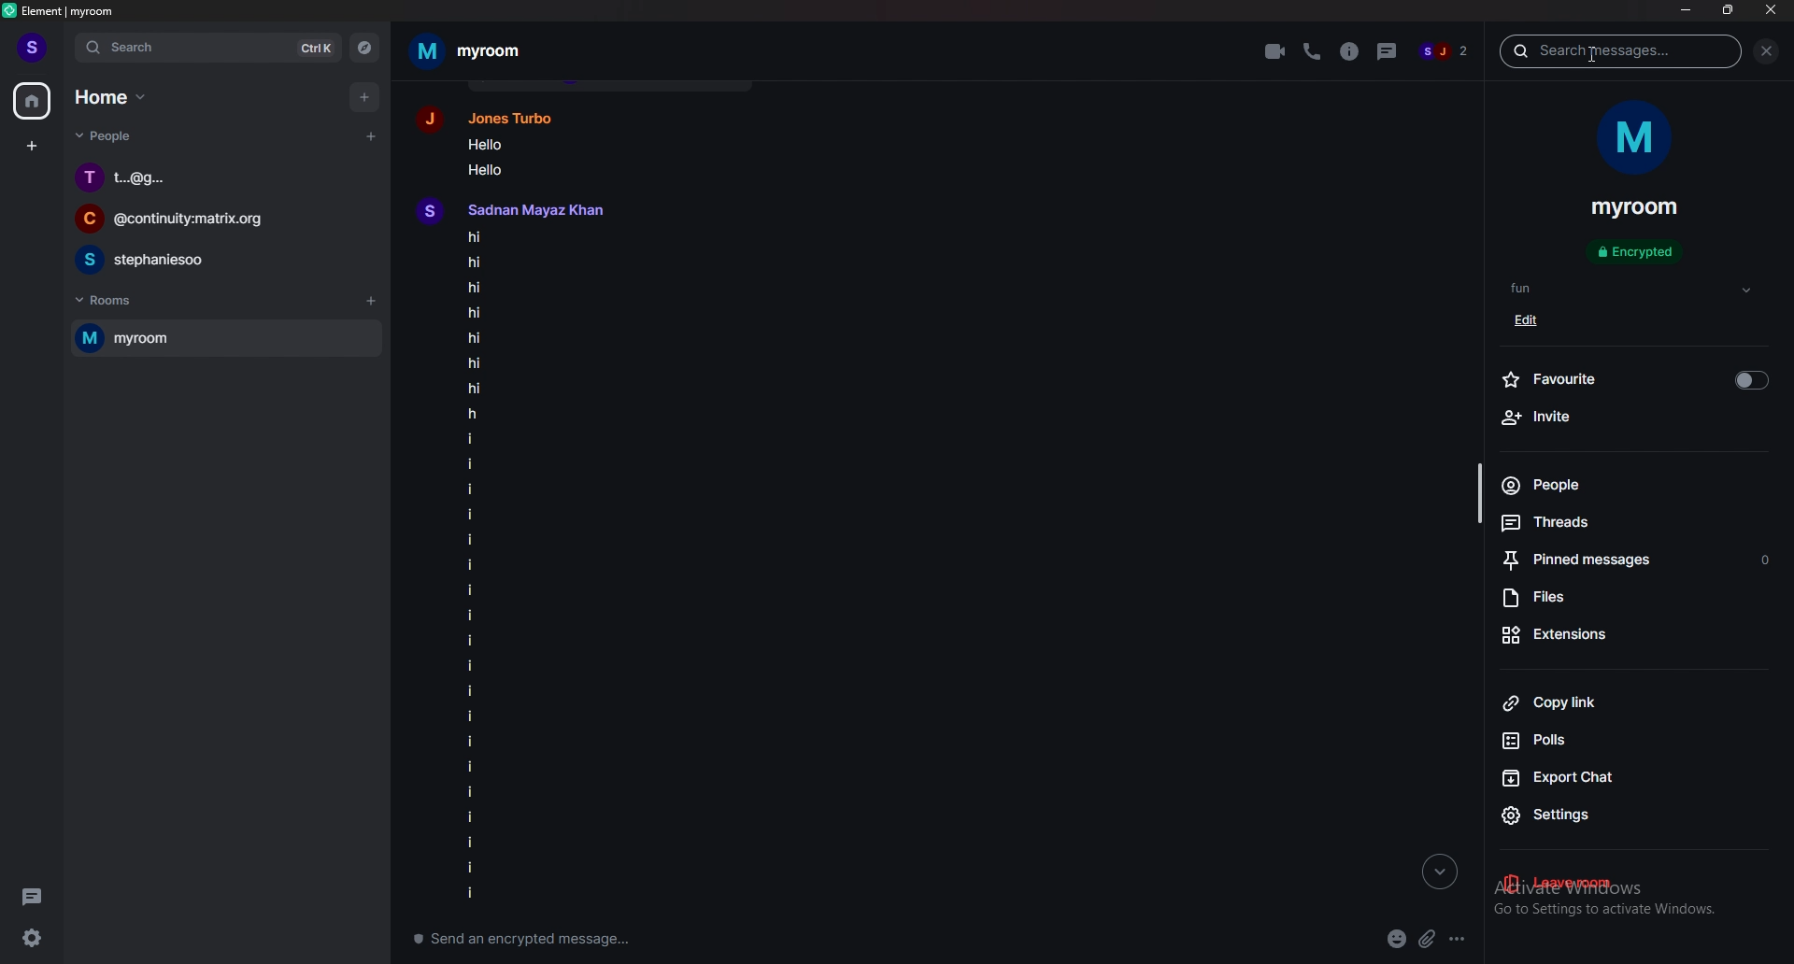 The image size is (1794, 964). Describe the element at coordinates (1479, 493) in the screenshot. I see `scroll bar` at that location.